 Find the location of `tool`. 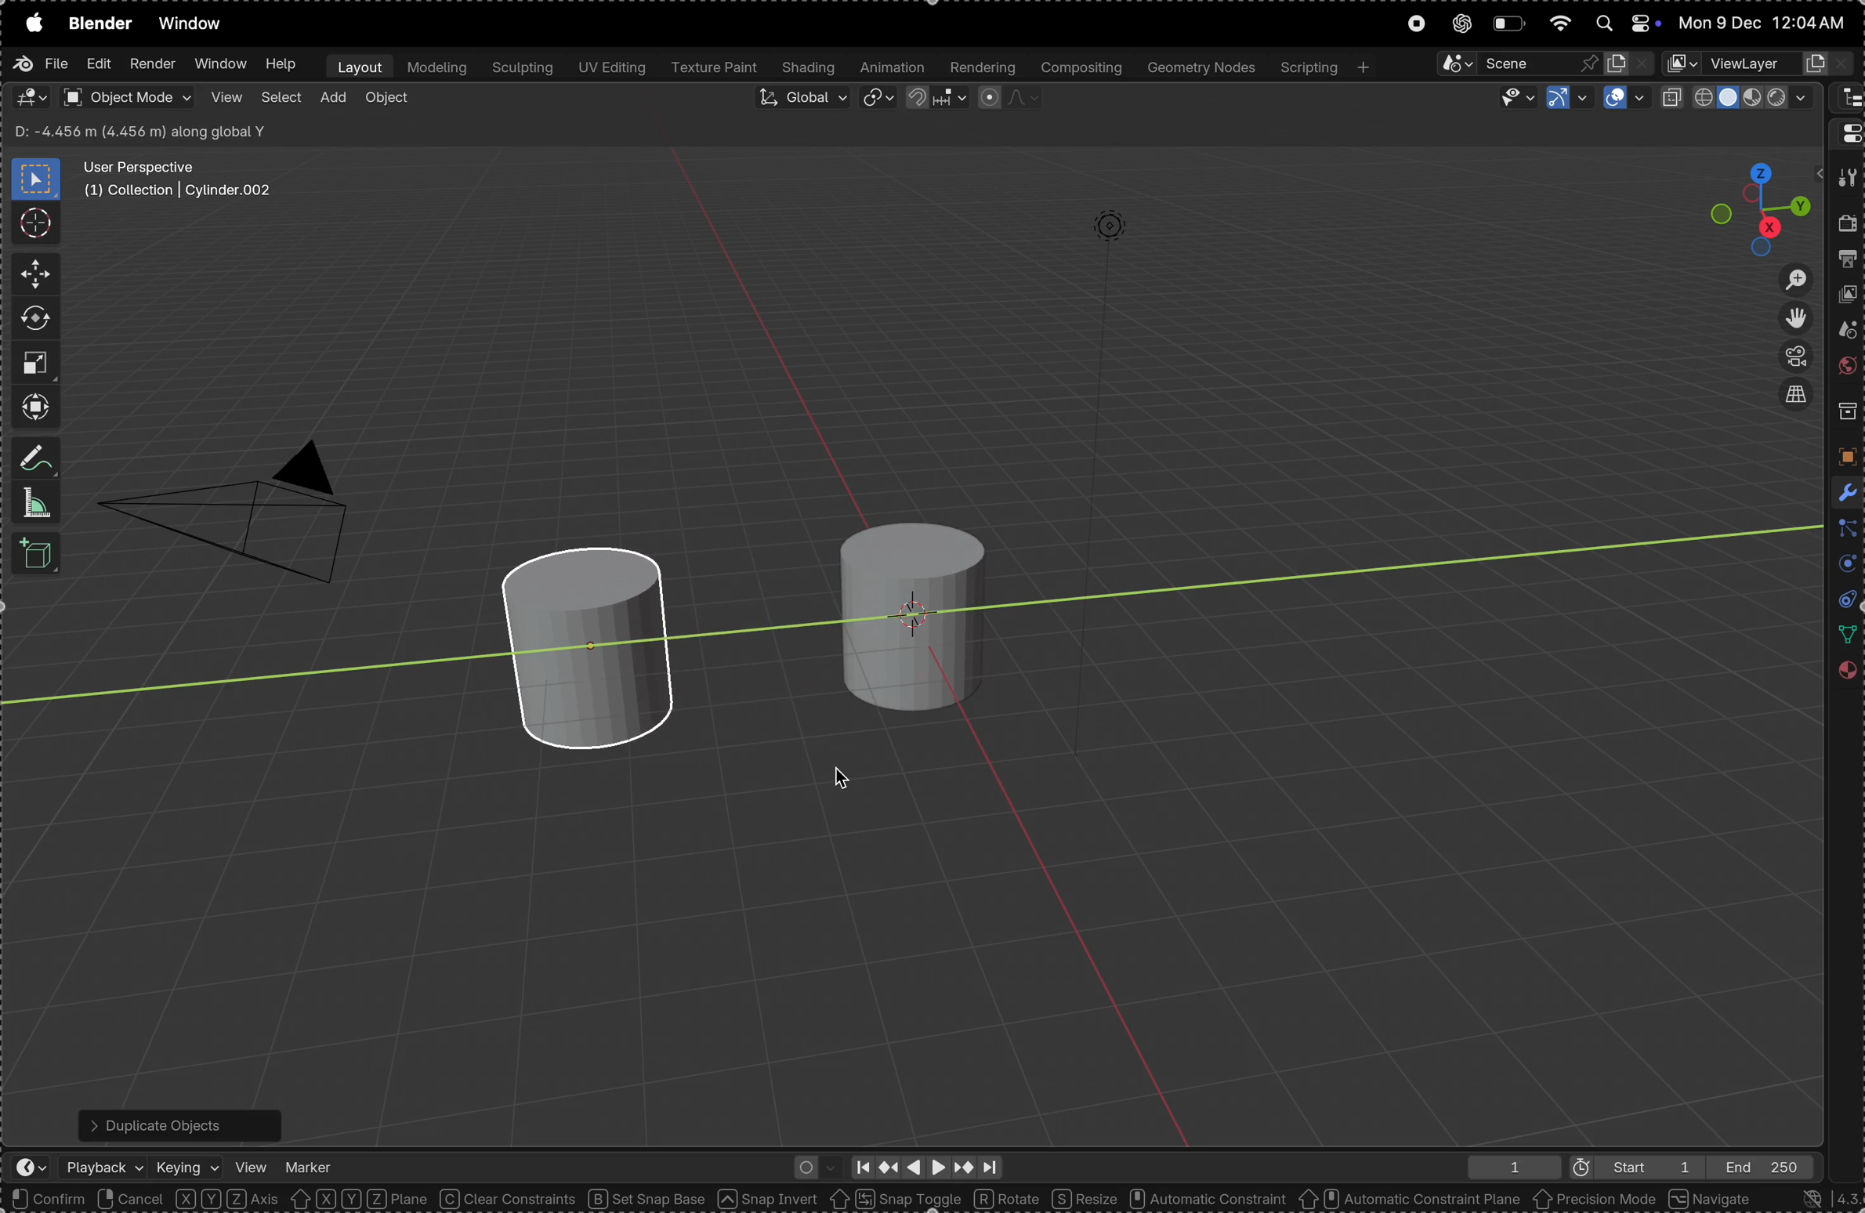

tool is located at coordinates (1845, 179).